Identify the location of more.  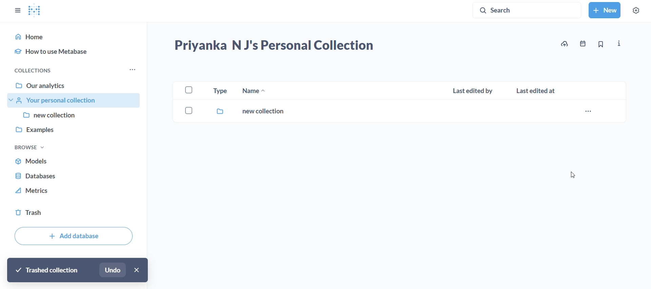
(133, 71).